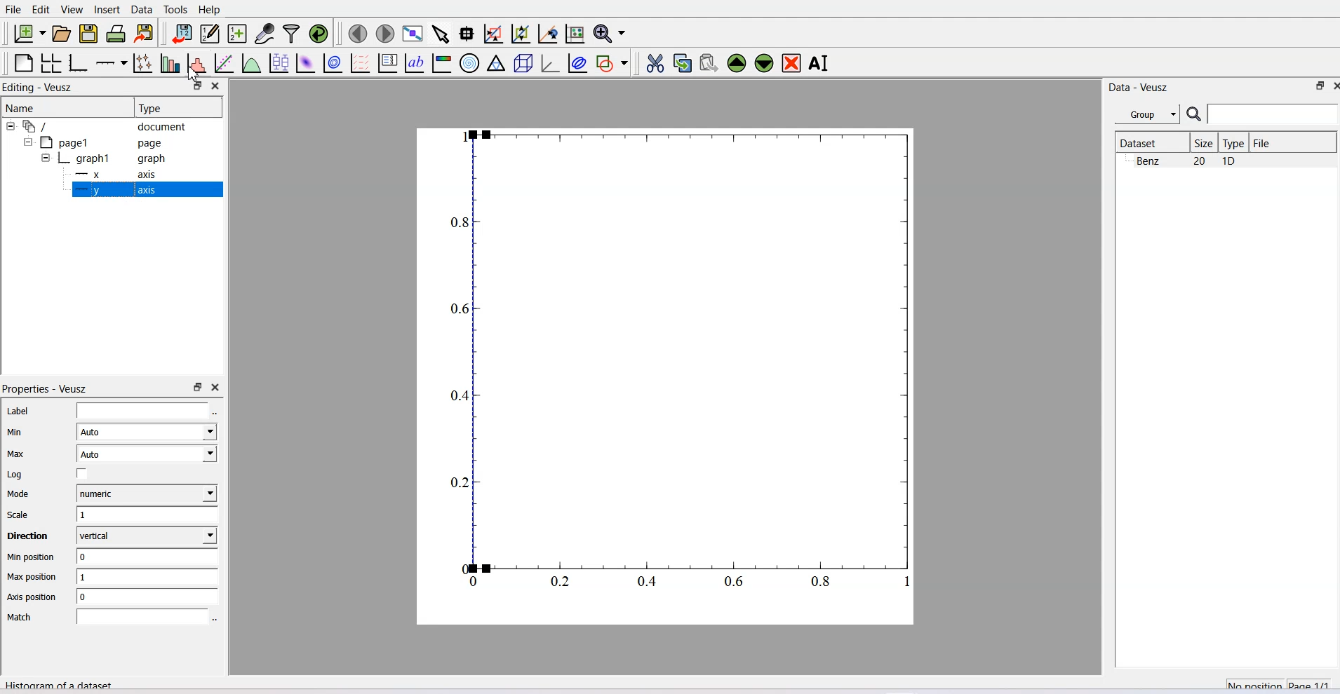  What do you see at coordinates (41, 10) in the screenshot?
I see `Edit` at bounding box center [41, 10].